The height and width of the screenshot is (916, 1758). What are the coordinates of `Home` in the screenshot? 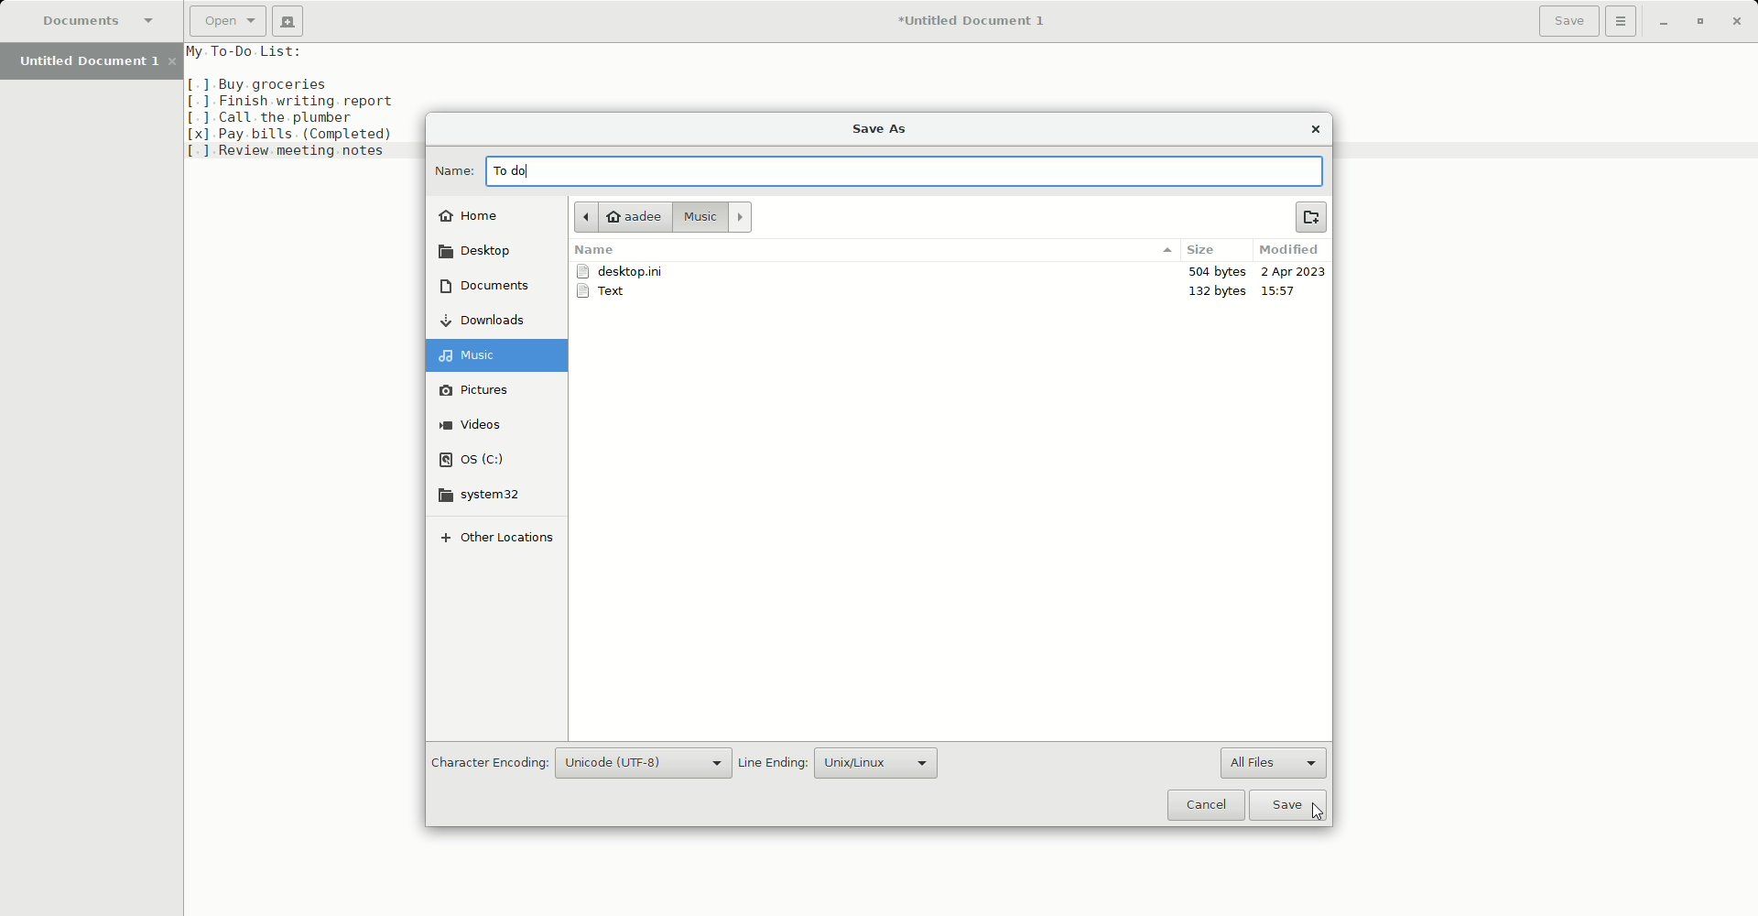 It's located at (477, 213).